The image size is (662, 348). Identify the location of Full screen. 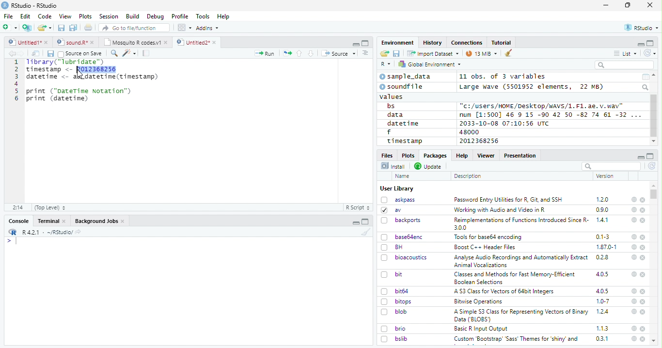
(365, 221).